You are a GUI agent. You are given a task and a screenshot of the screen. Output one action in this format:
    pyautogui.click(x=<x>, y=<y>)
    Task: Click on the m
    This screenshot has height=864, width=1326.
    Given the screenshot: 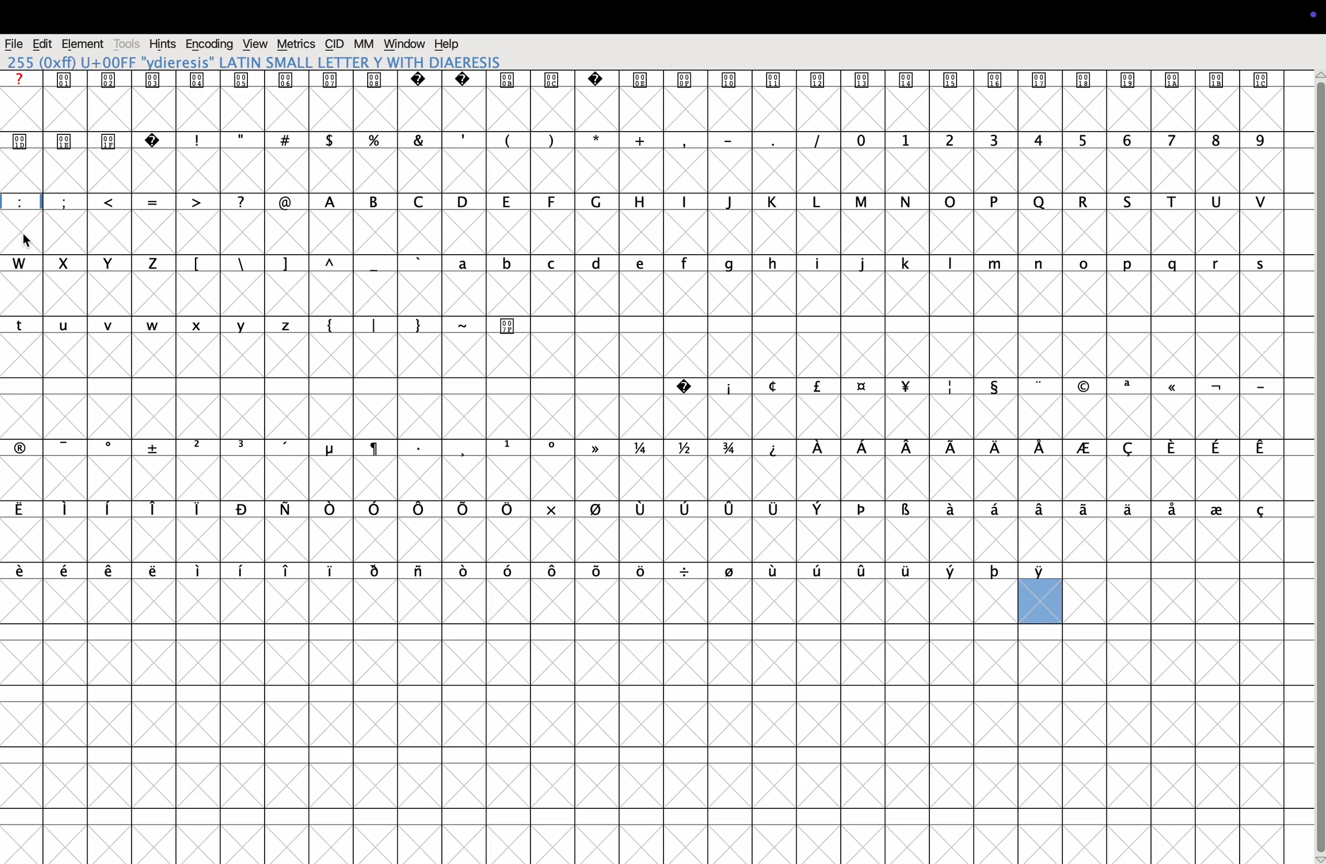 What is the action you would take?
    pyautogui.click(x=998, y=288)
    